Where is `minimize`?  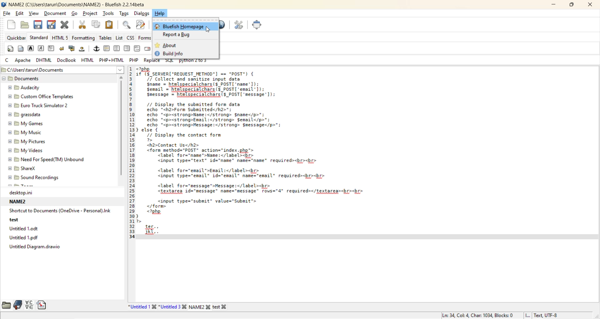
minimize is located at coordinates (551, 4).